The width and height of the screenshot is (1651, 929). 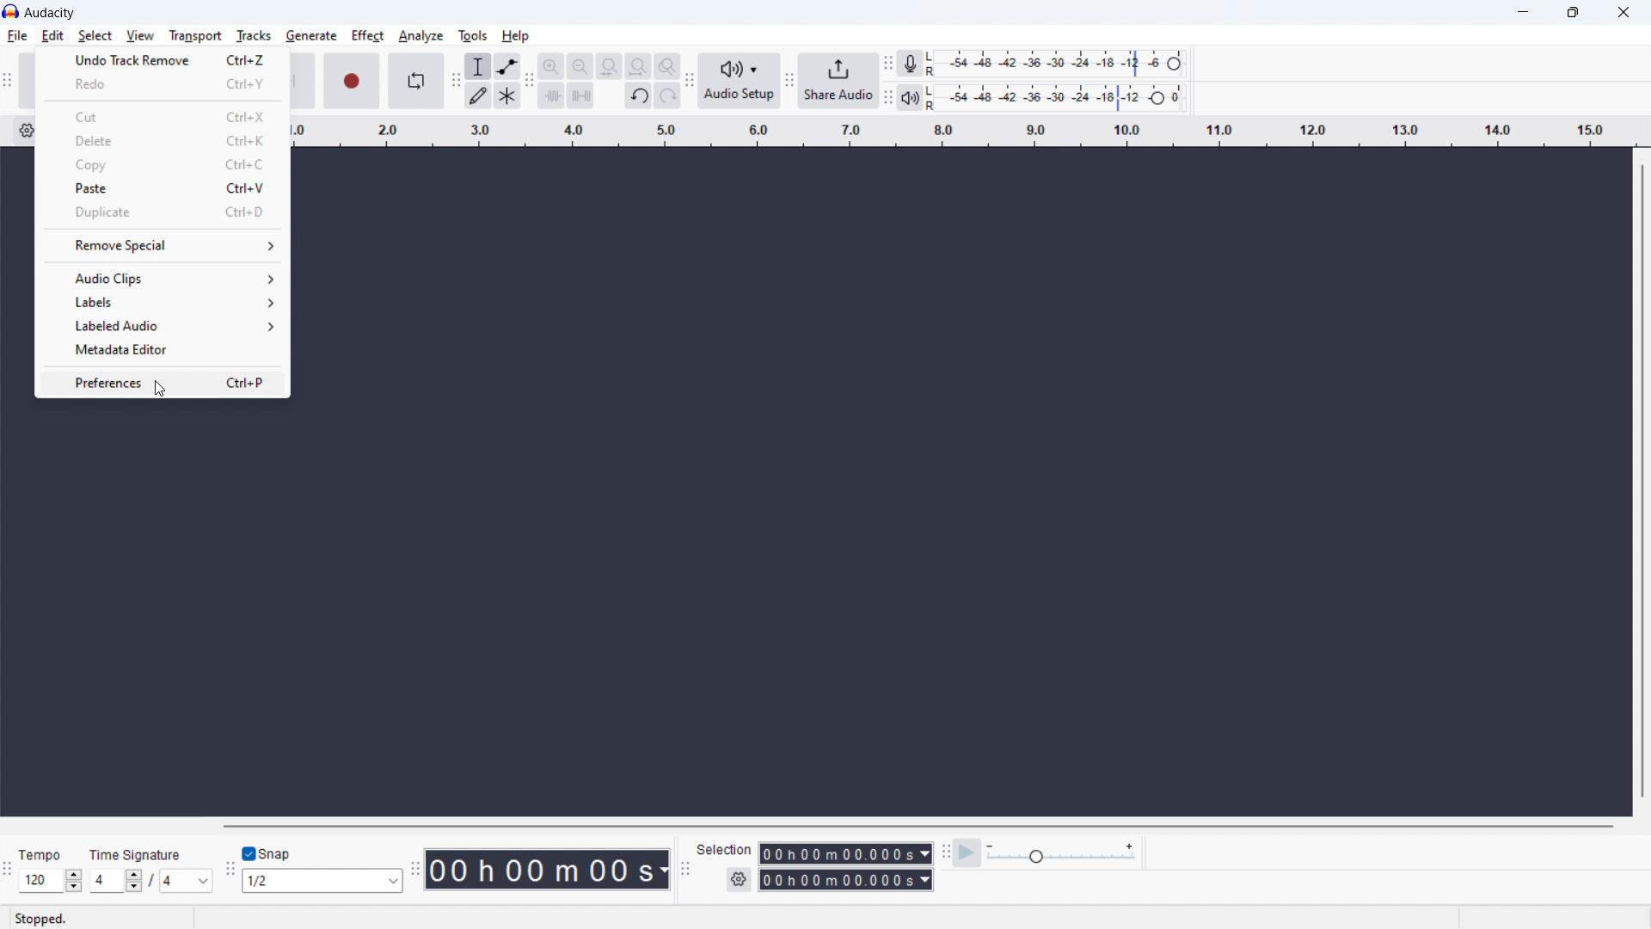 What do you see at coordinates (887, 63) in the screenshot?
I see `Enables movement of recording meter toolbar` at bounding box center [887, 63].